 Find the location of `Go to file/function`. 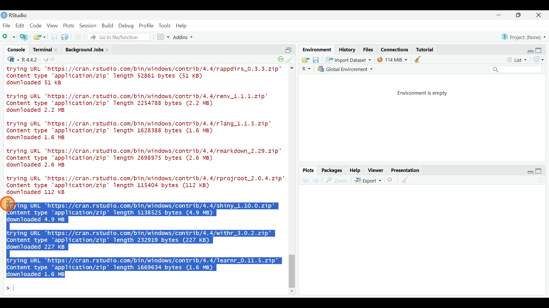

Go to file/function is located at coordinates (121, 37).